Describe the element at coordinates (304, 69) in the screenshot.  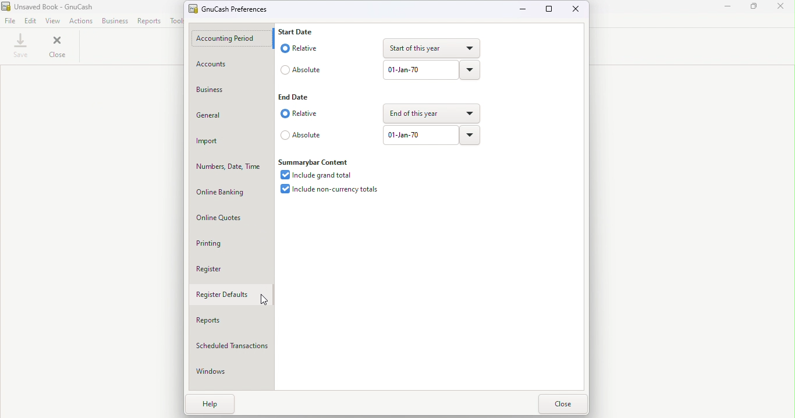
I see `Absolute` at that location.